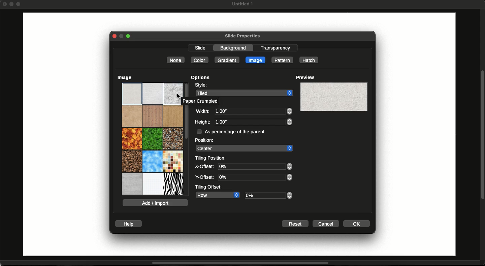 The width and height of the screenshot is (485, 266). What do you see at coordinates (482, 134) in the screenshot?
I see `vertical Scroll bar` at bounding box center [482, 134].